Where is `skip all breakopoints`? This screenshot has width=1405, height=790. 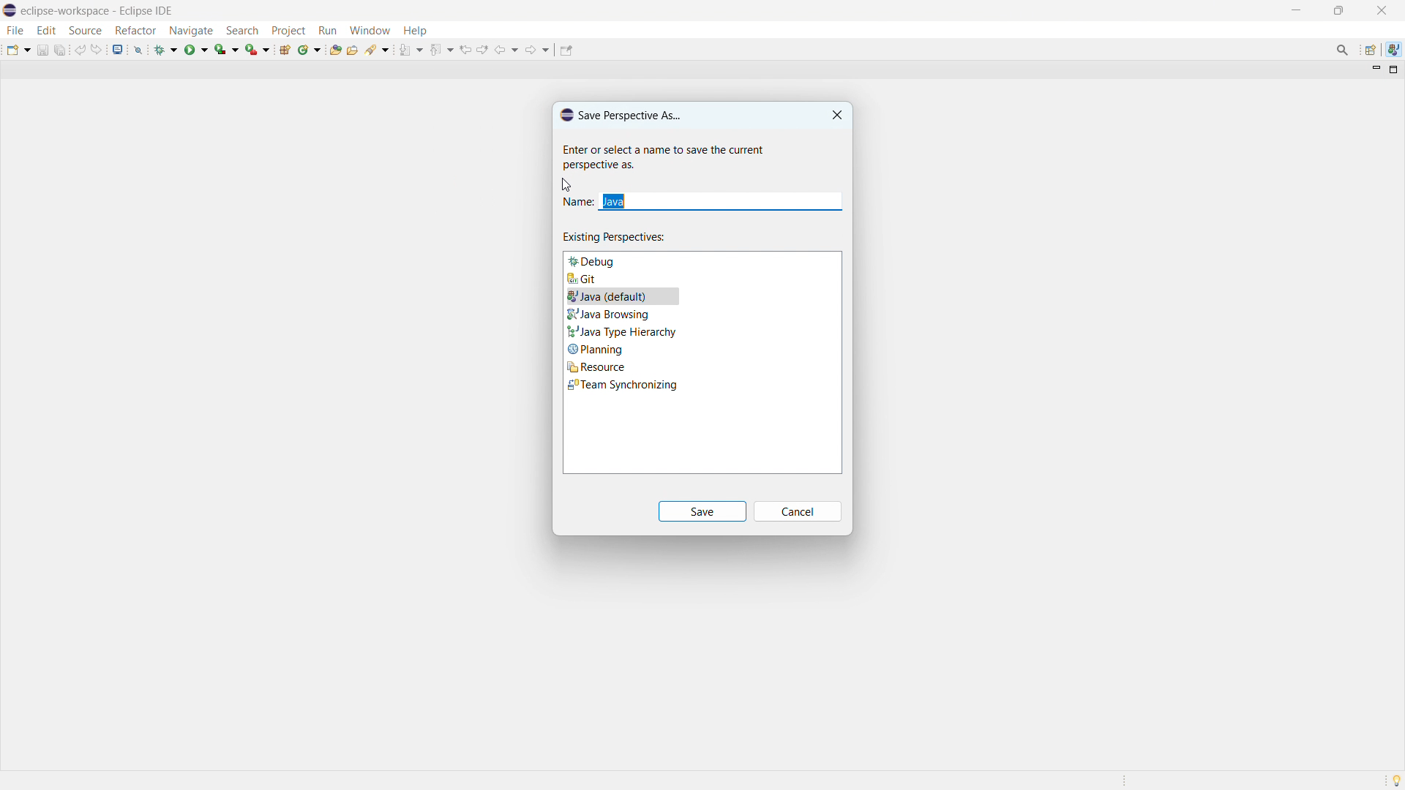 skip all breakopoints is located at coordinates (138, 49).